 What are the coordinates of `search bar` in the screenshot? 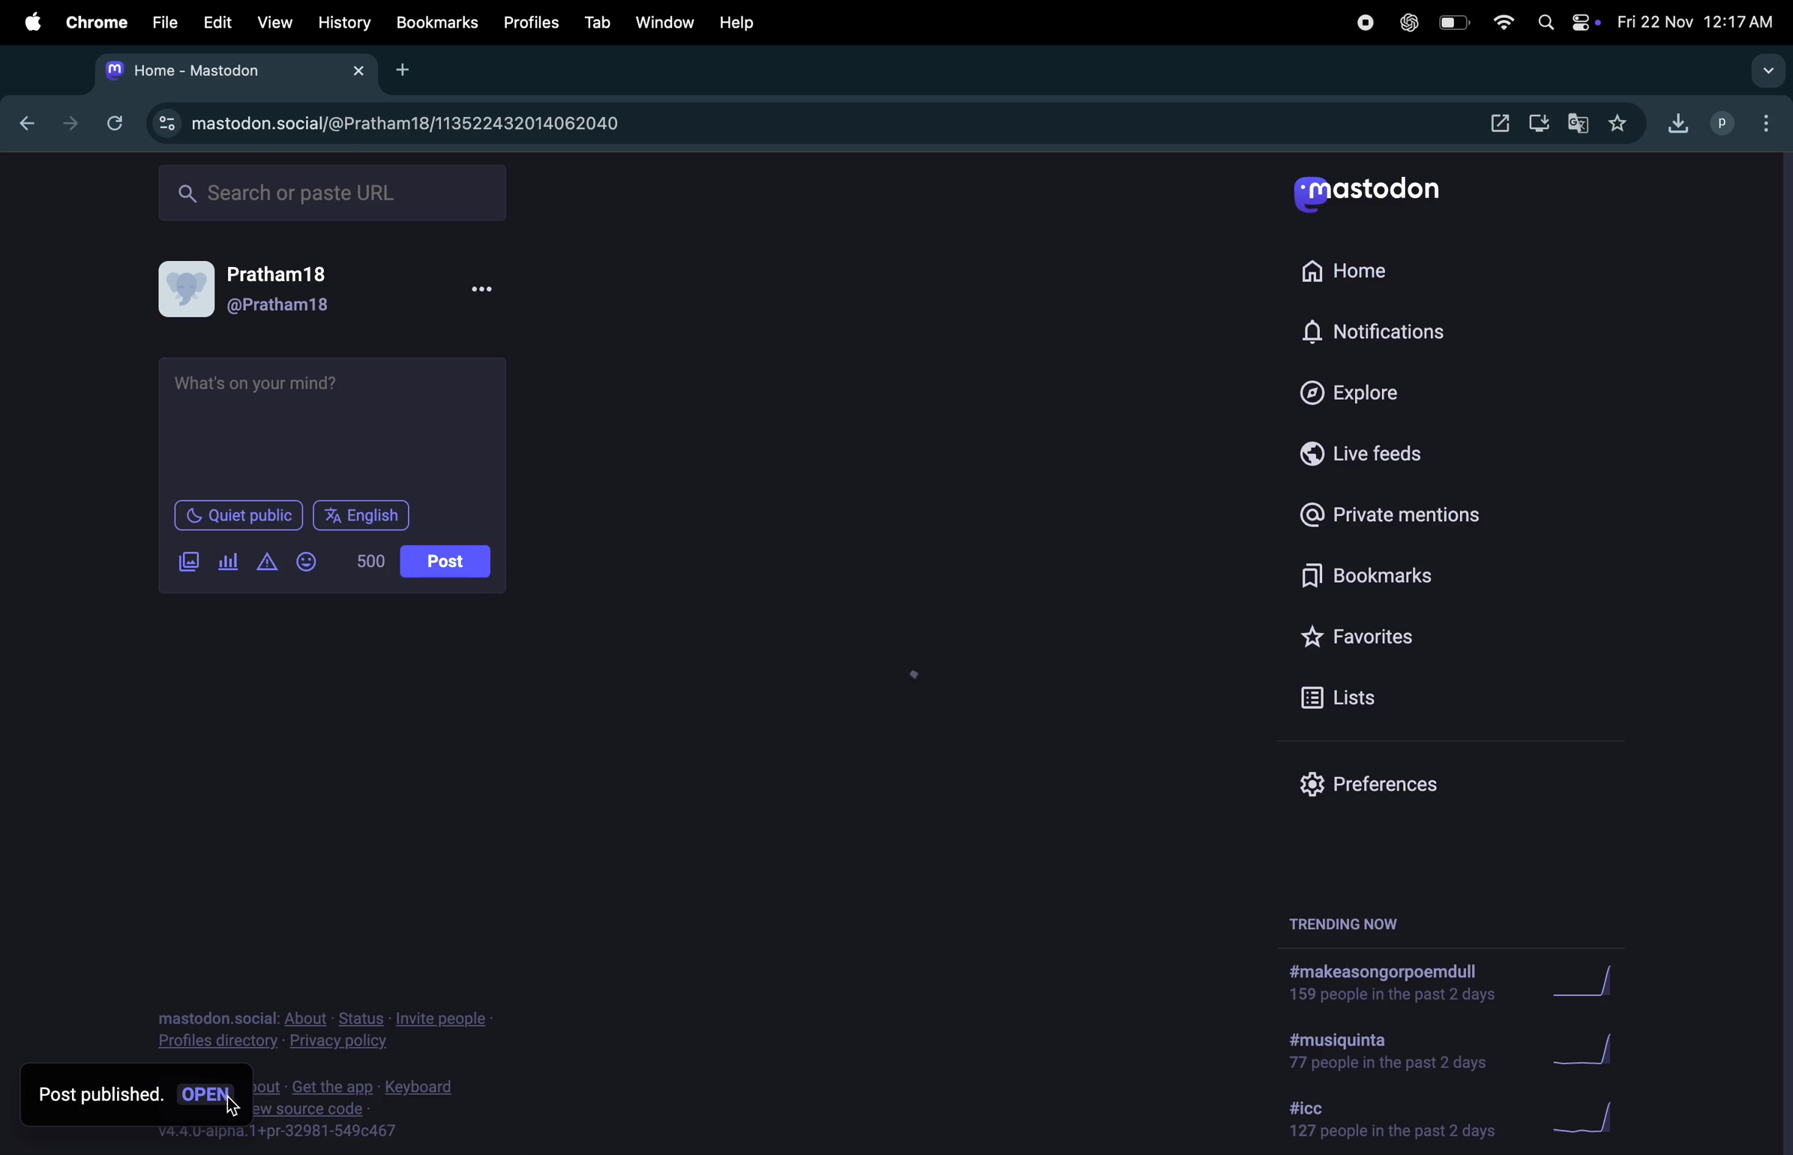 It's located at (331, 193).